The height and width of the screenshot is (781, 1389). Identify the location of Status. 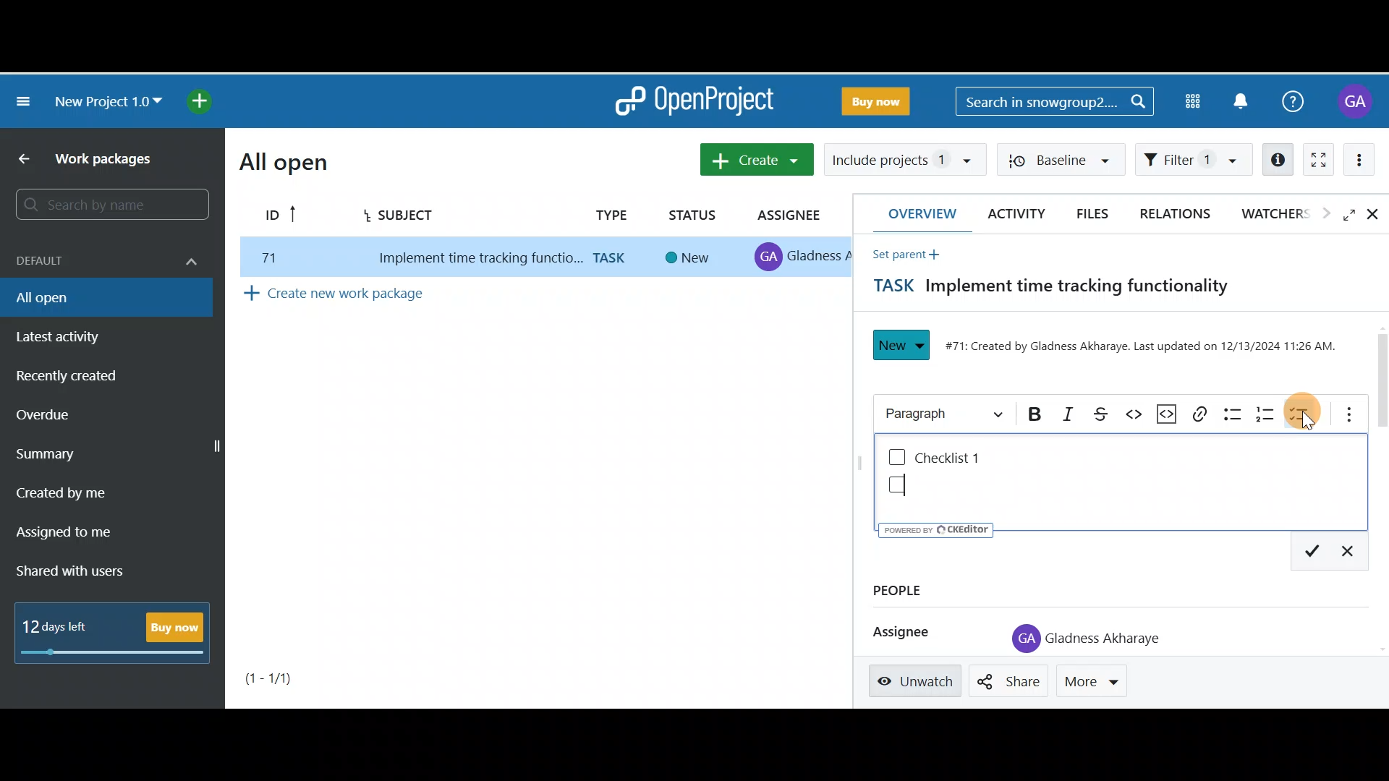
(694, 212).